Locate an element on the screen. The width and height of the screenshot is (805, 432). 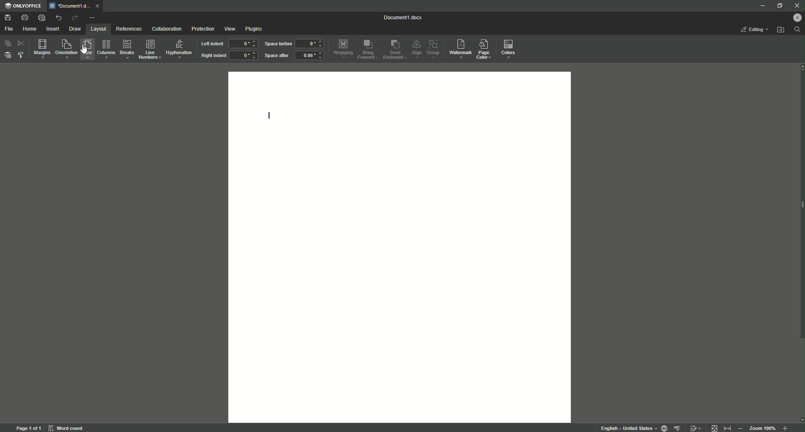
Space after is located at coordinates (277, 56).